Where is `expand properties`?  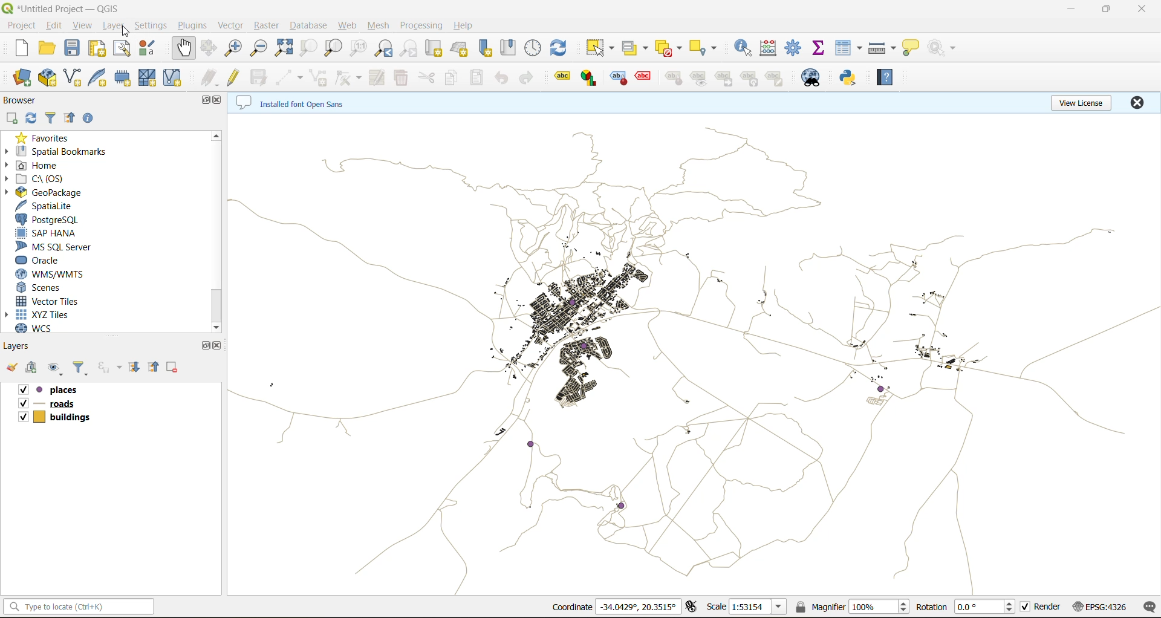
expand properties is located at coordinates (90, 120).